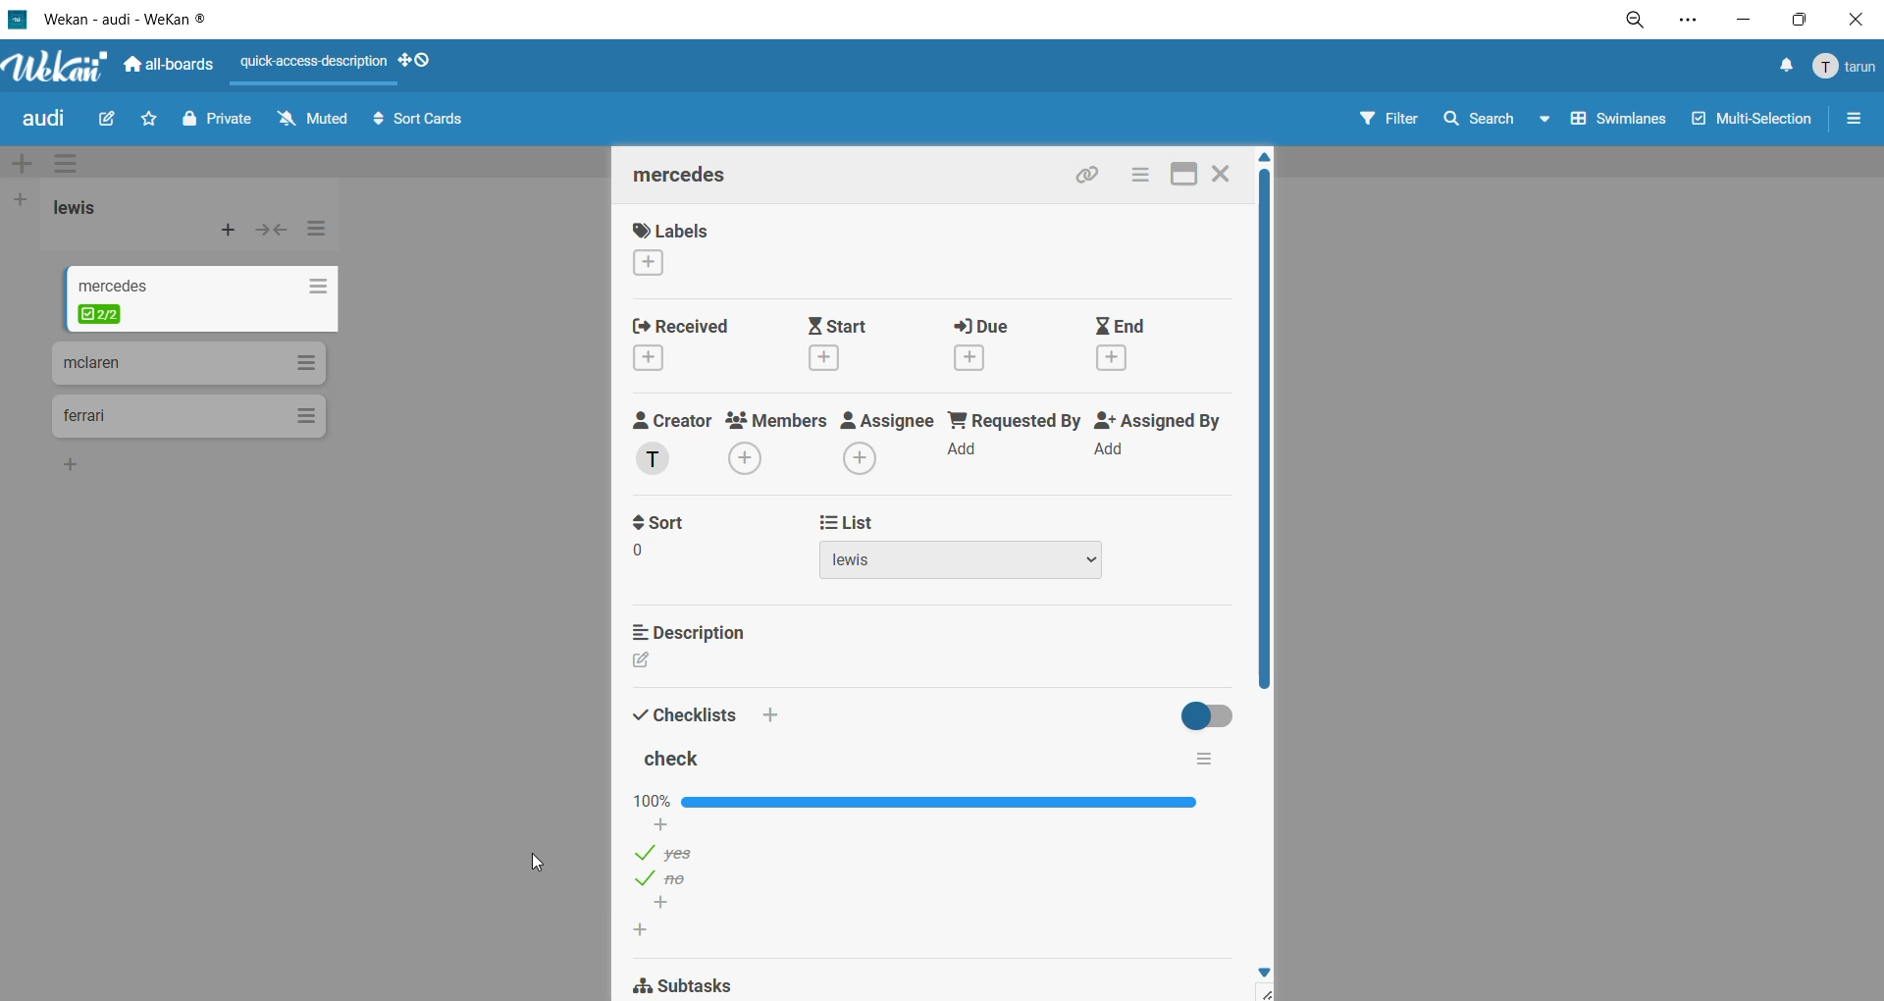  I want to click on copy, so click(1096, 176).